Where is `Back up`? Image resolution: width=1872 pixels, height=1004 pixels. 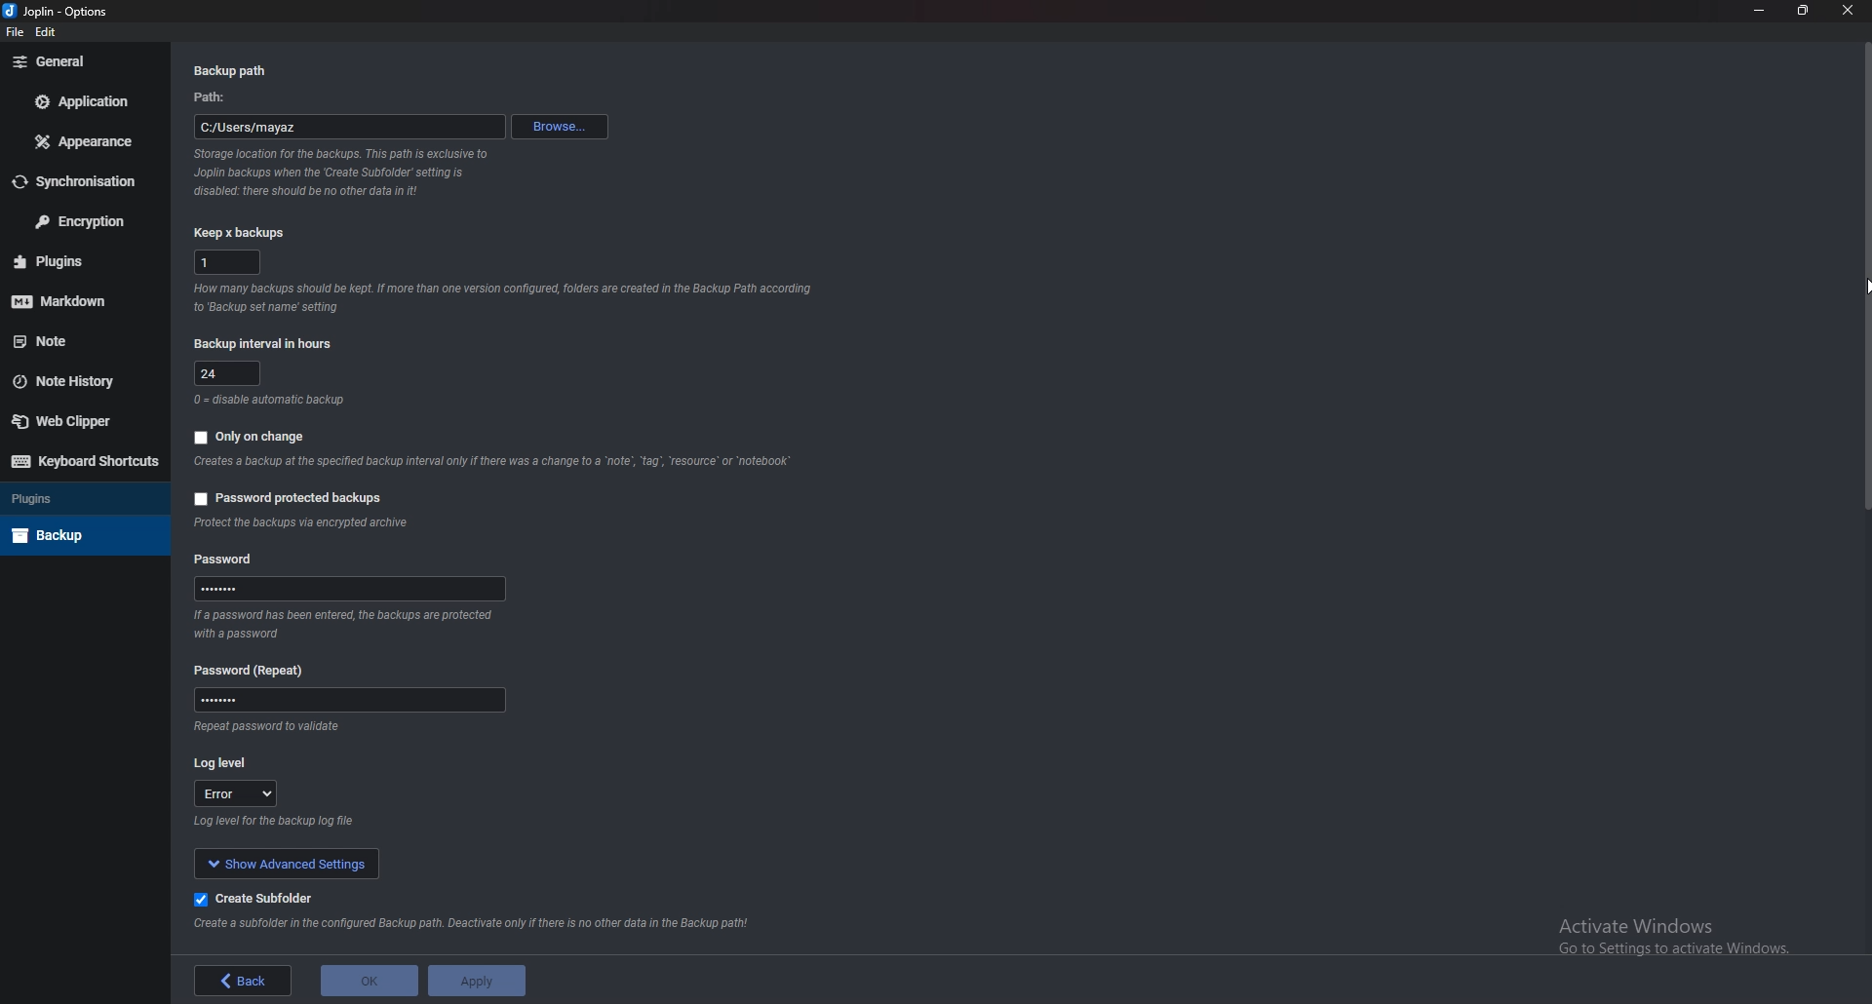
Back up is located at coordinates (79, 535).